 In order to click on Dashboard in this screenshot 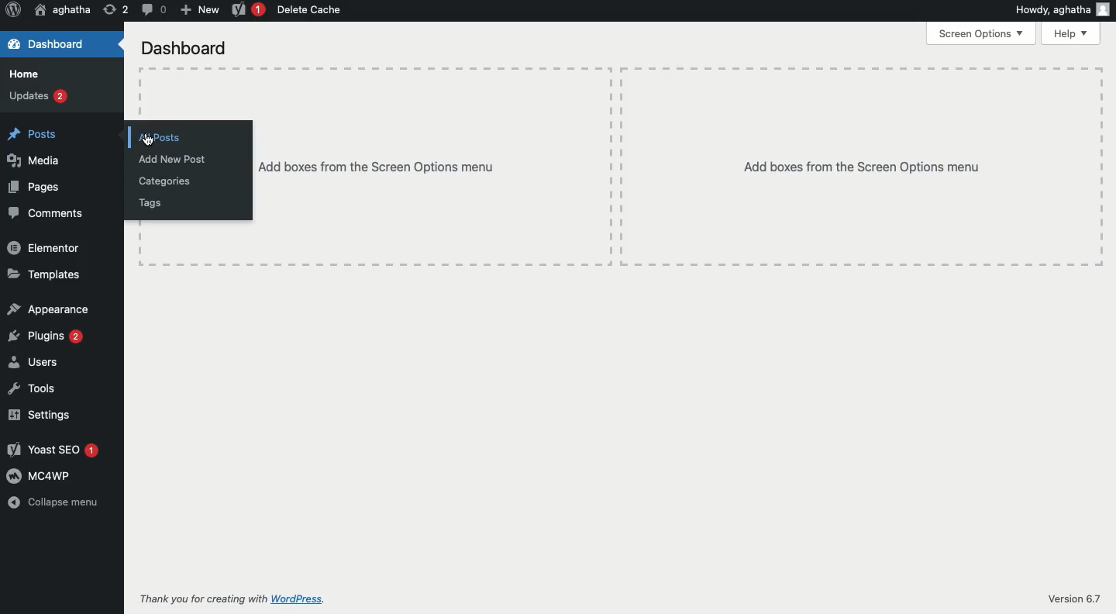, I will do `click(62, 43)`.